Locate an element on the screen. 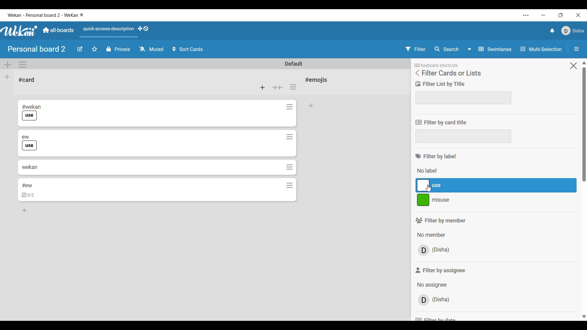 The height and width of the screenshot is (330, 587). color is located at coordinates (423, 200).